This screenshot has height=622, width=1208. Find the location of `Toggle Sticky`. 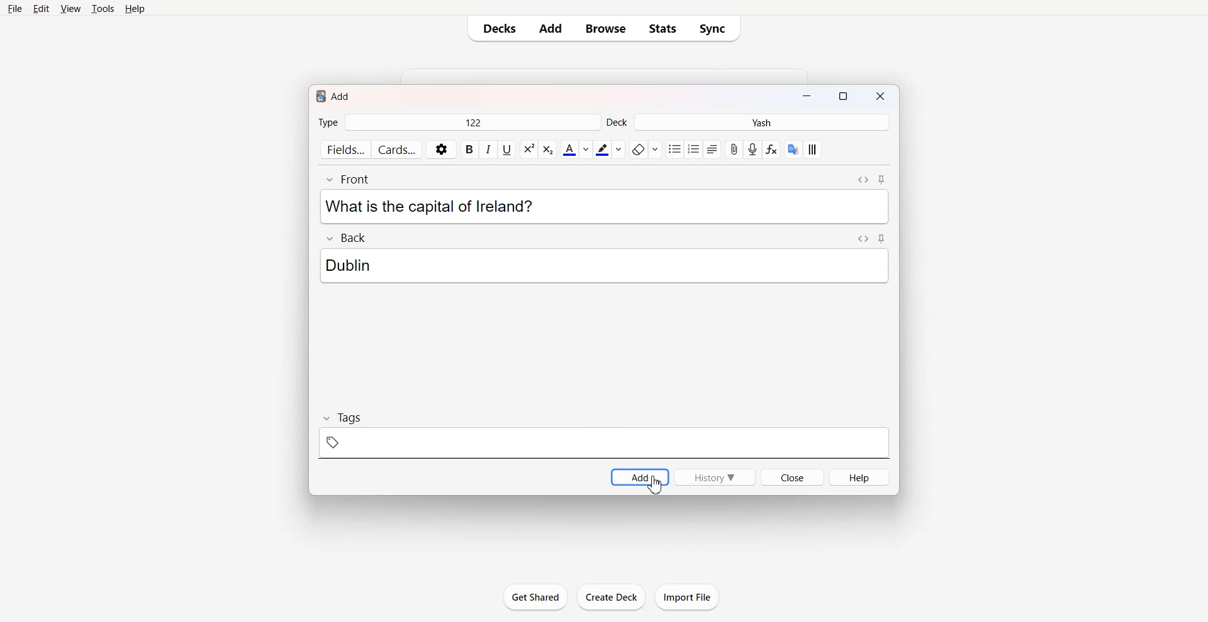

Toggle Sticky is located at coordinates (882, 238).